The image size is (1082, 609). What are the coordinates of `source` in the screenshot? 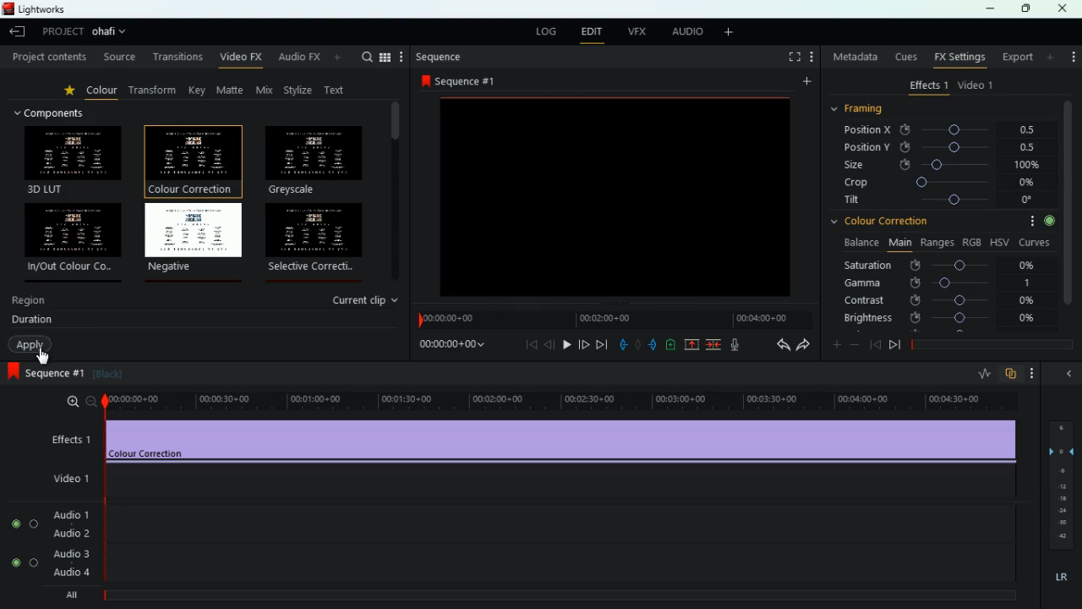 It's located at (118, 57).